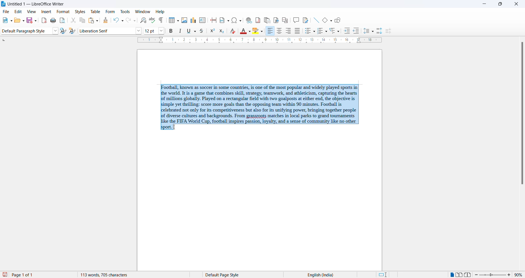  Describe the element at coordinates (451, 275) in the screenshot. I see `single page view` at that location.